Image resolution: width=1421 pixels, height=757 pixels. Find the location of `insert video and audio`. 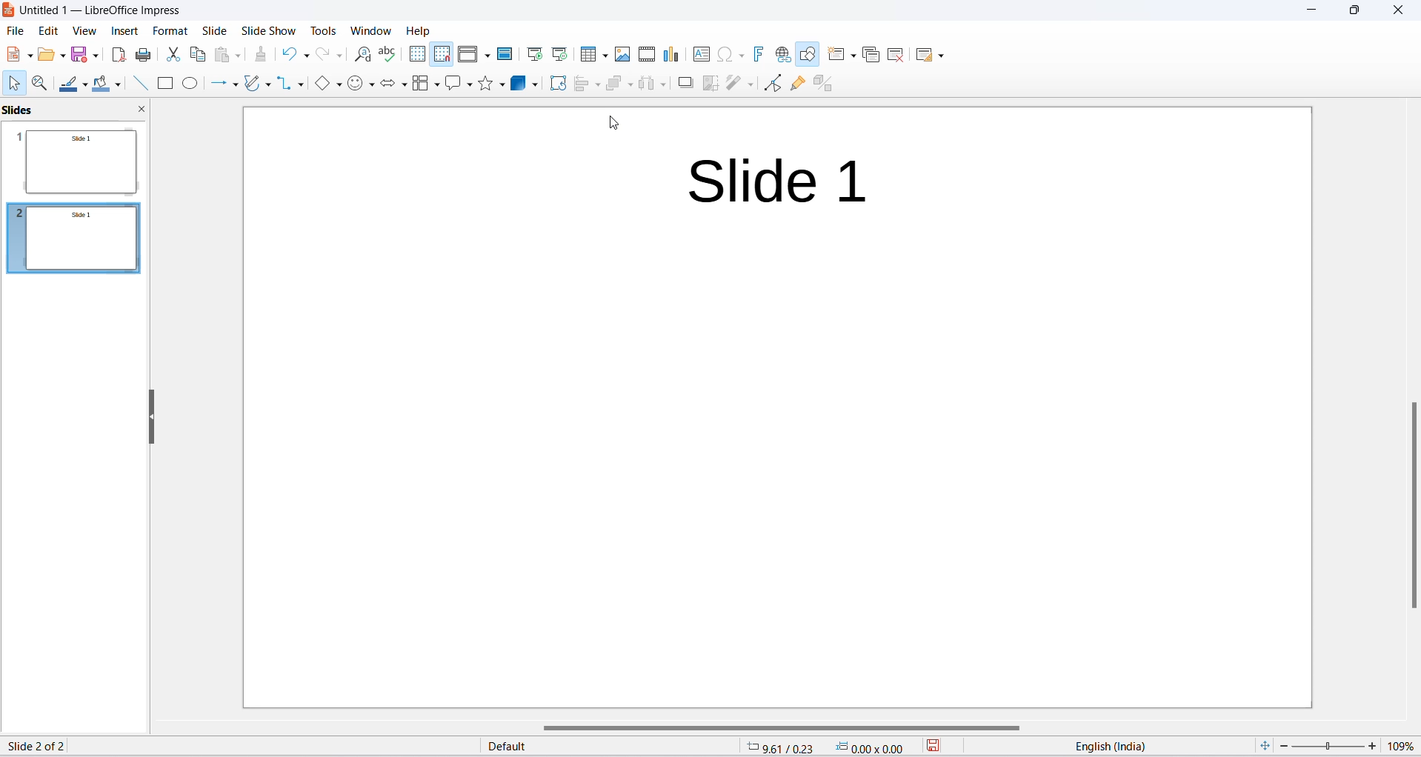

insert video and audio is located at coordinates (645, 53).